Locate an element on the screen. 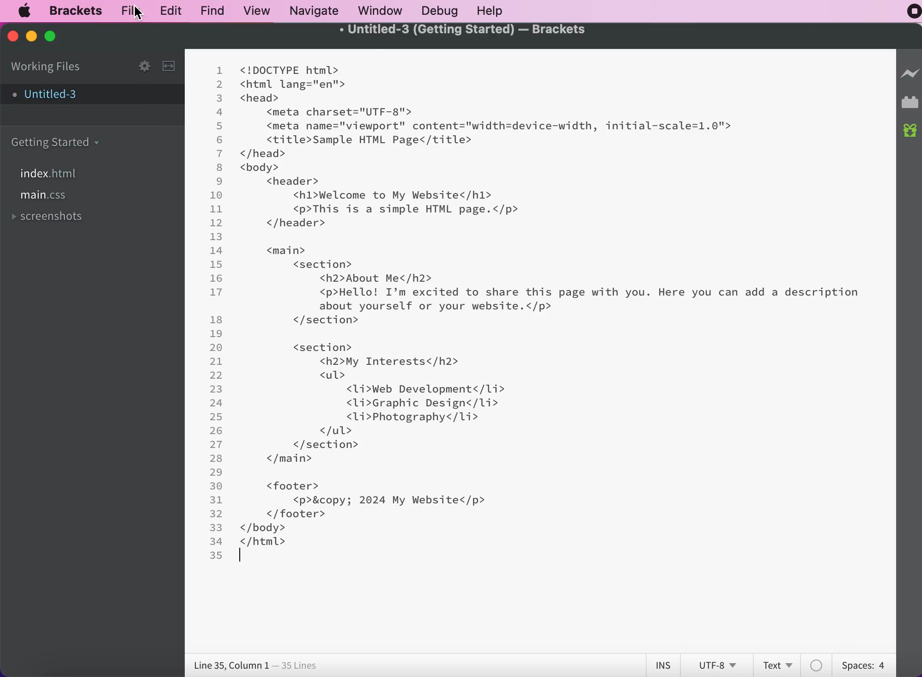 The height and width of the screenshot is (677, 922). utf-8 is located at coordinates (719, 664).